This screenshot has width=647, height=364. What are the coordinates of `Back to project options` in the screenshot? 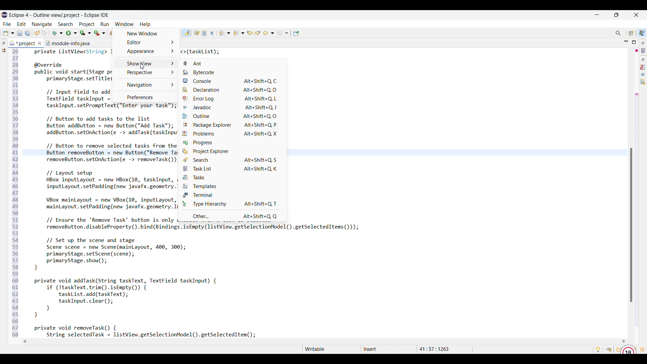 It's located at (269, 33).